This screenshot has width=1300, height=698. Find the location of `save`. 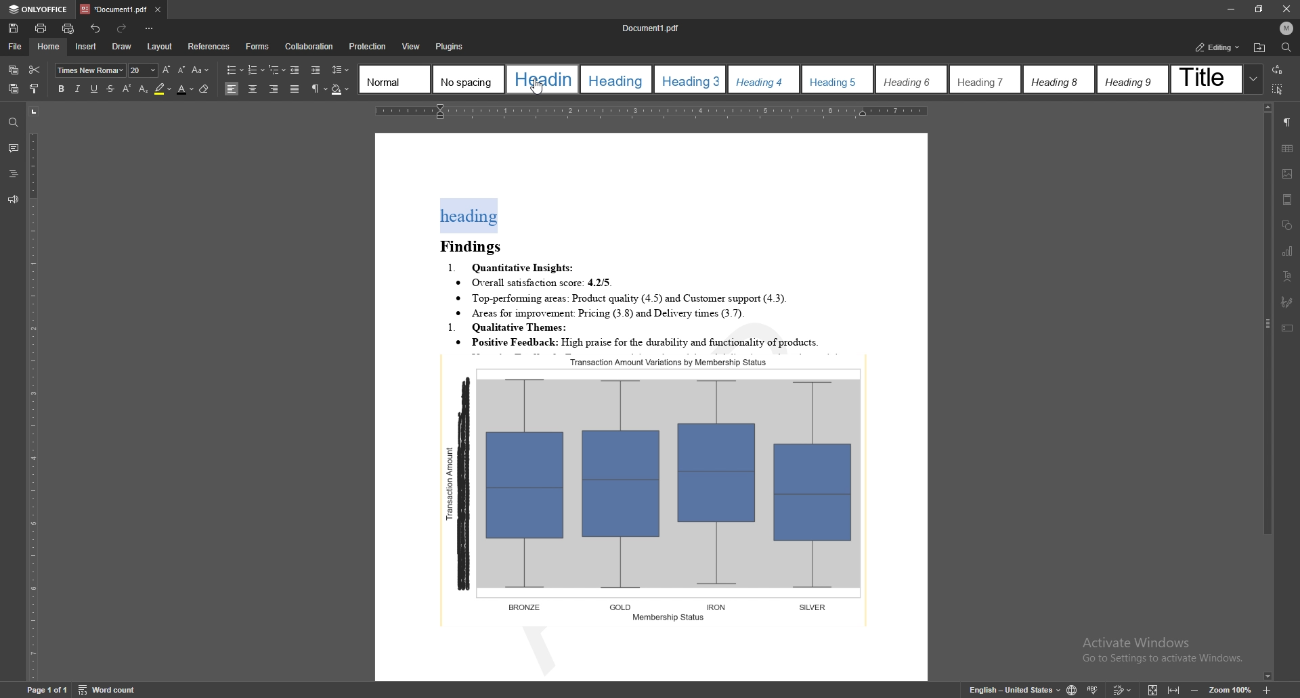

save is located at coordinates (13, 29).